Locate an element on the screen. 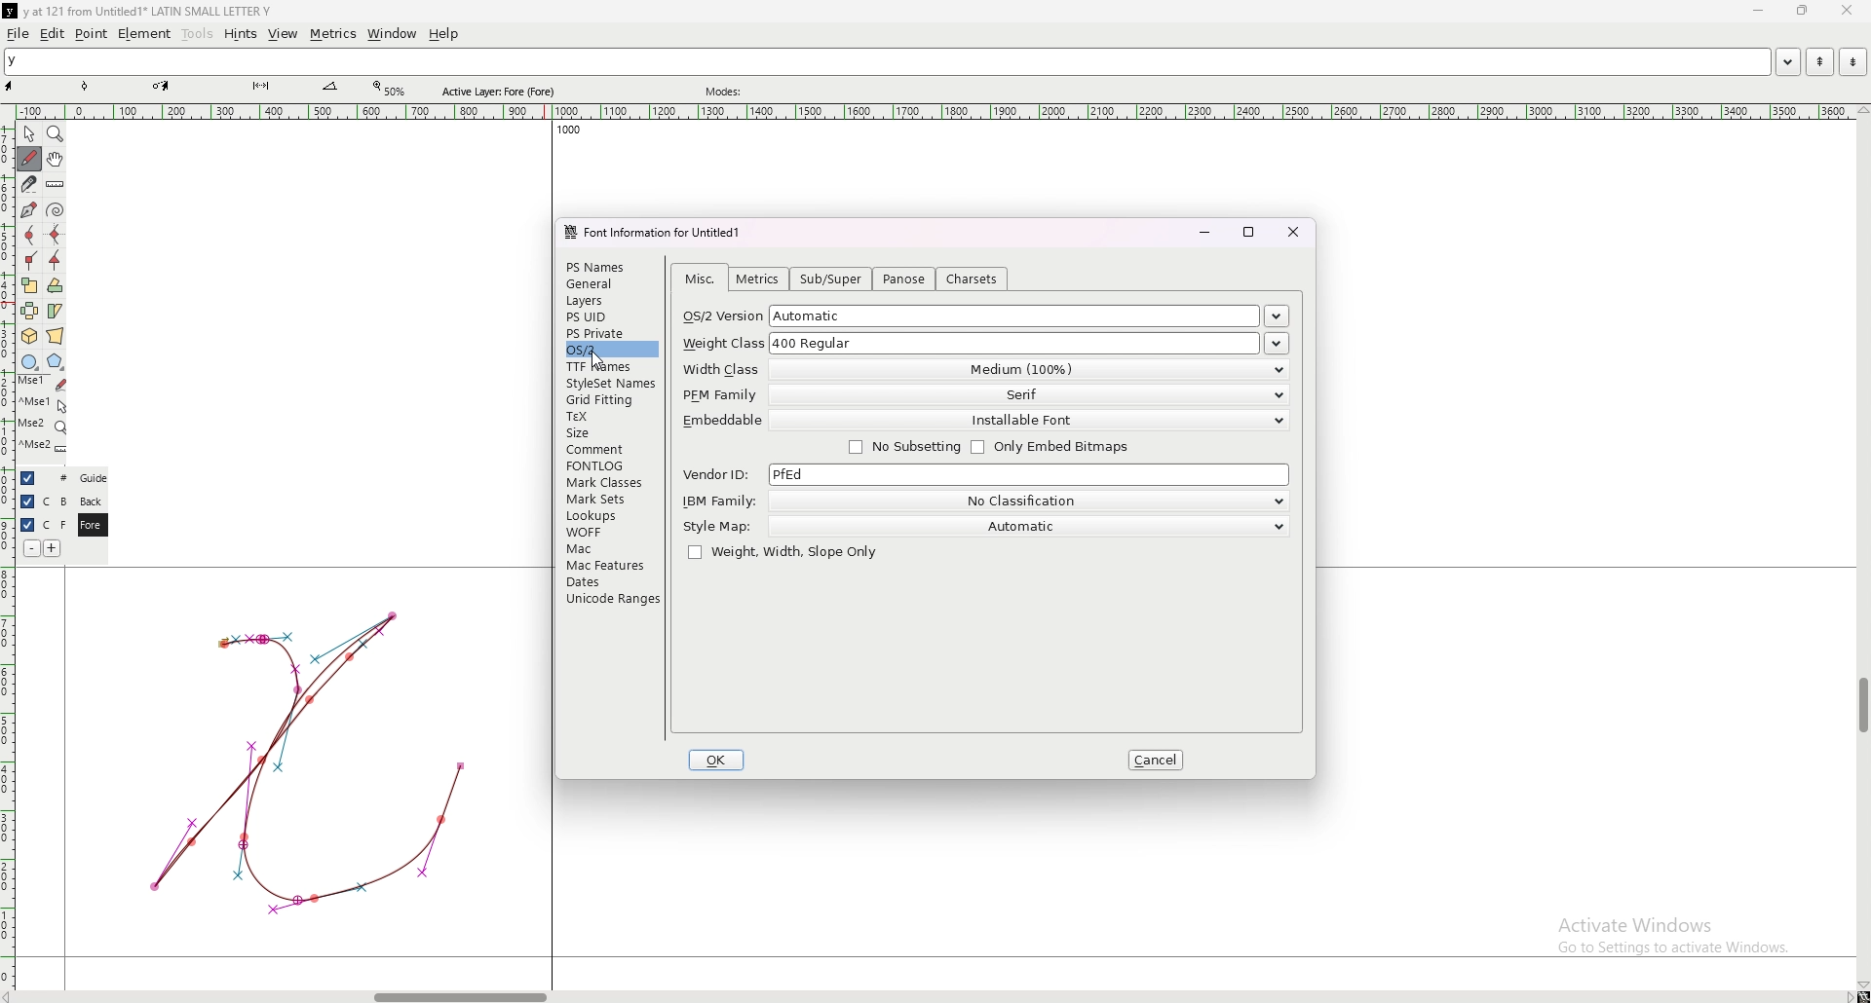 The image size is (1871, 1003). add a corner point is located at coordinates (30, 260).